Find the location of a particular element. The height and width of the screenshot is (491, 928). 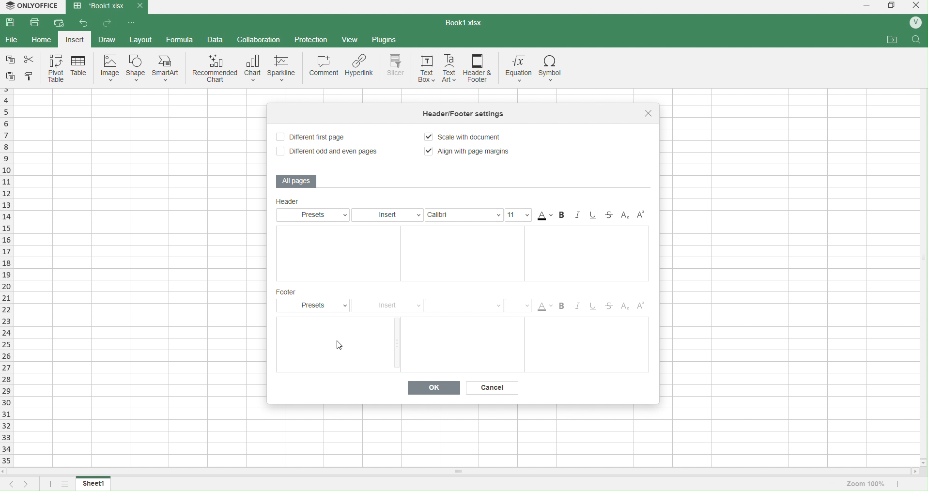

Text Boxes is located at coordinates (463, 253).